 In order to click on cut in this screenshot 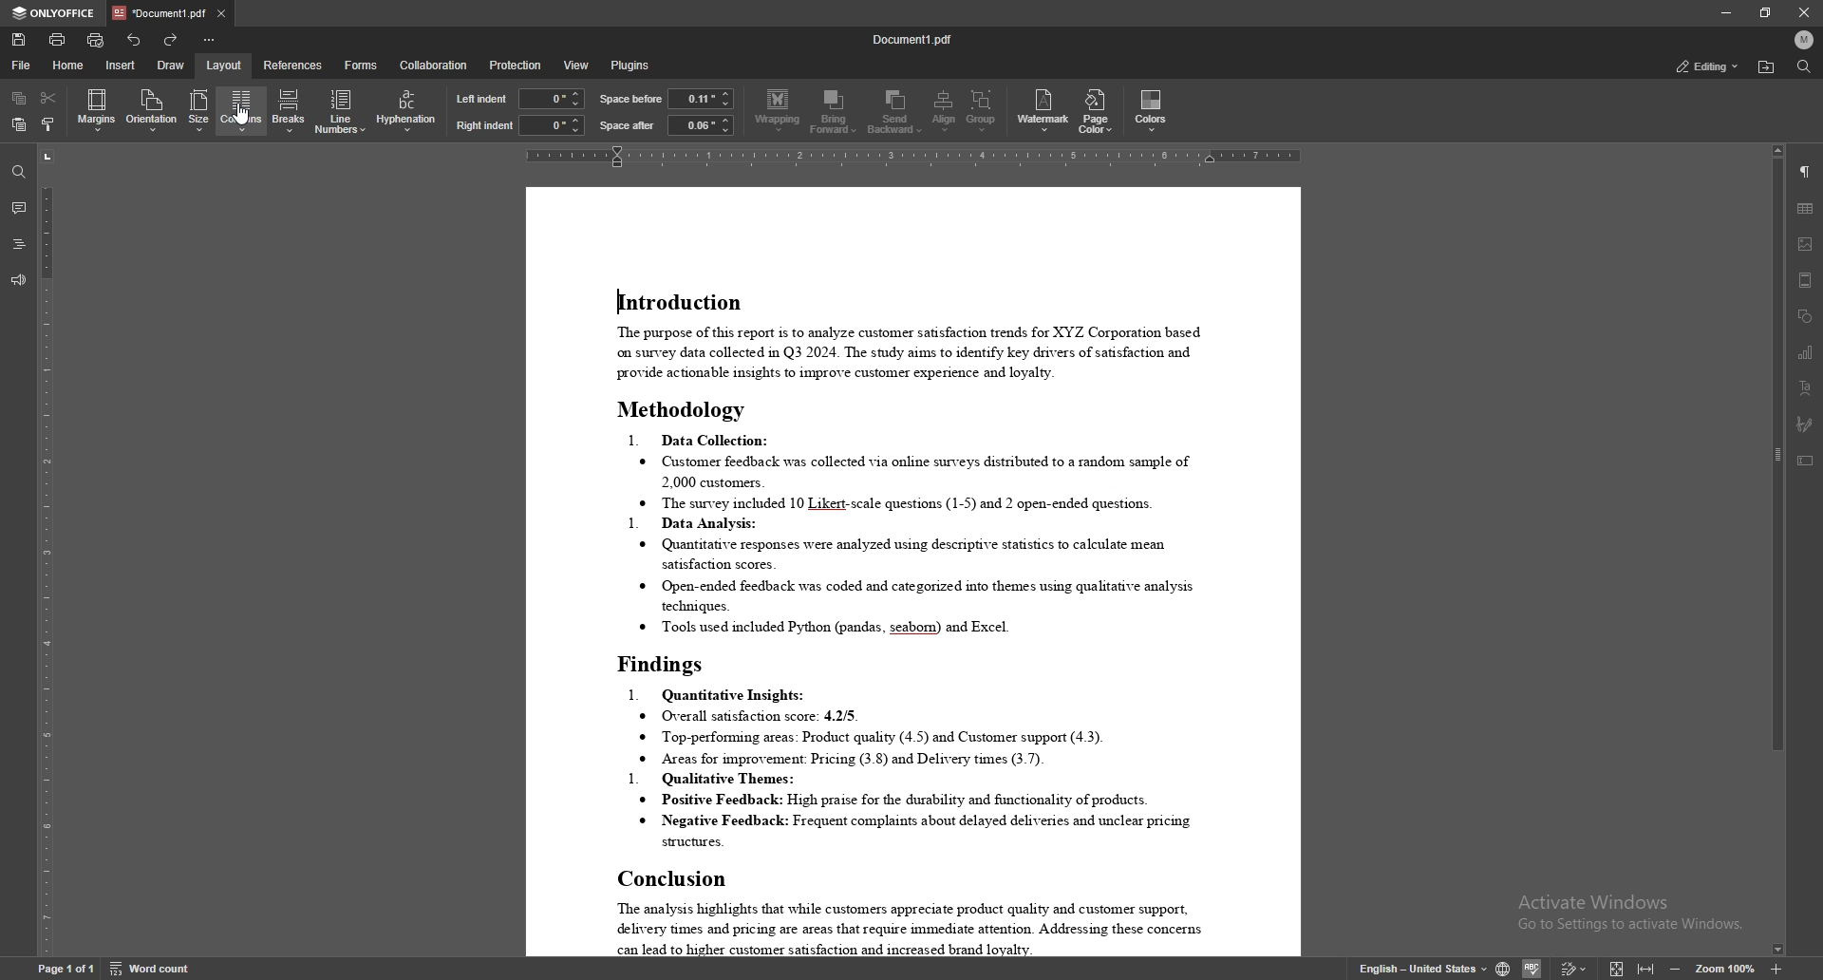, I will do `click(47, 98)`.